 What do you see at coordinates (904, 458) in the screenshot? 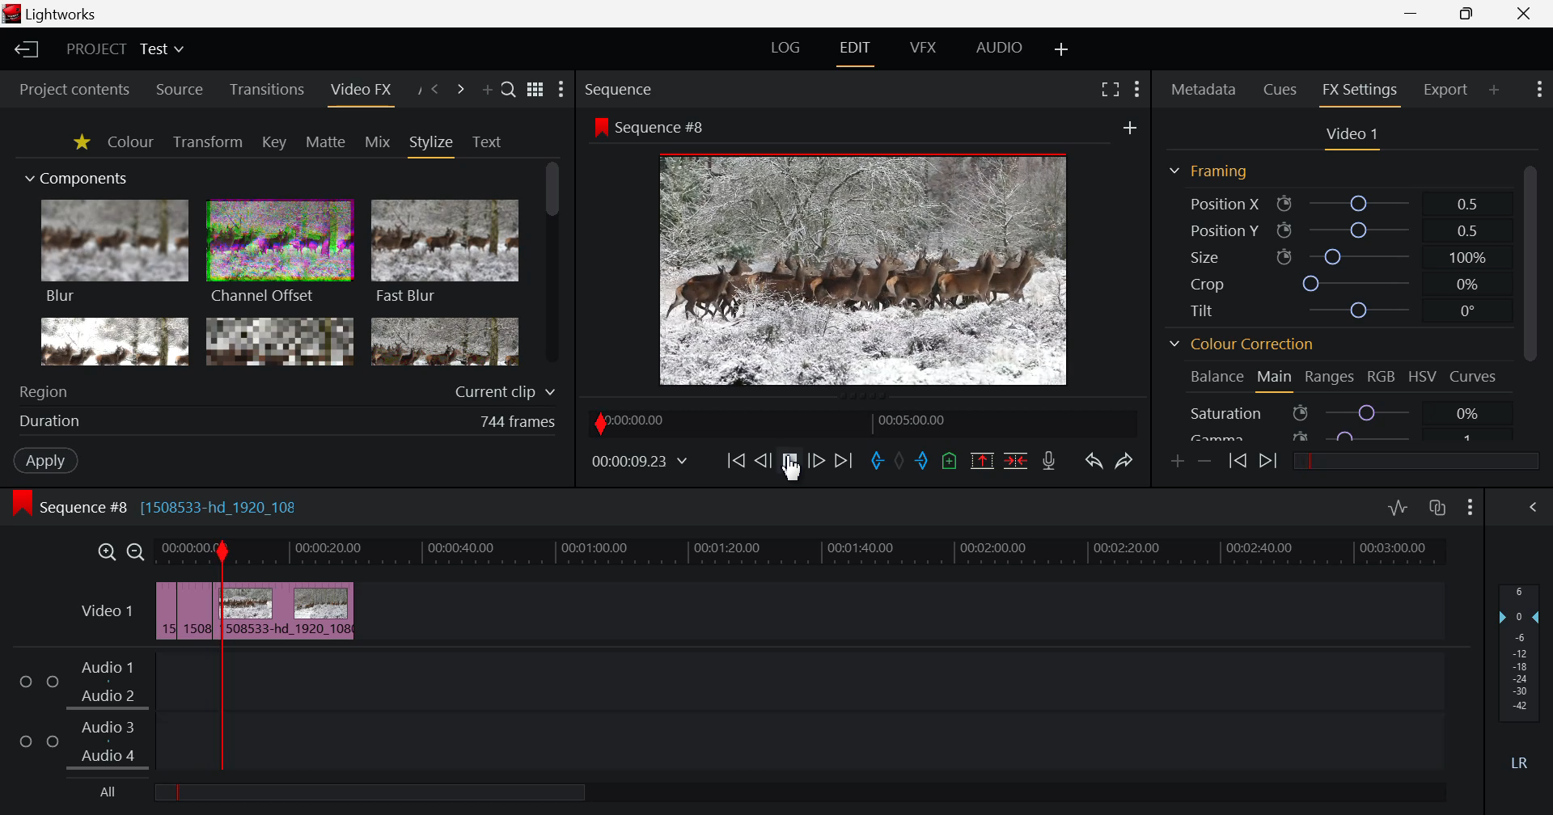
I see `Remove all marks` at bounding box center [904, 458].